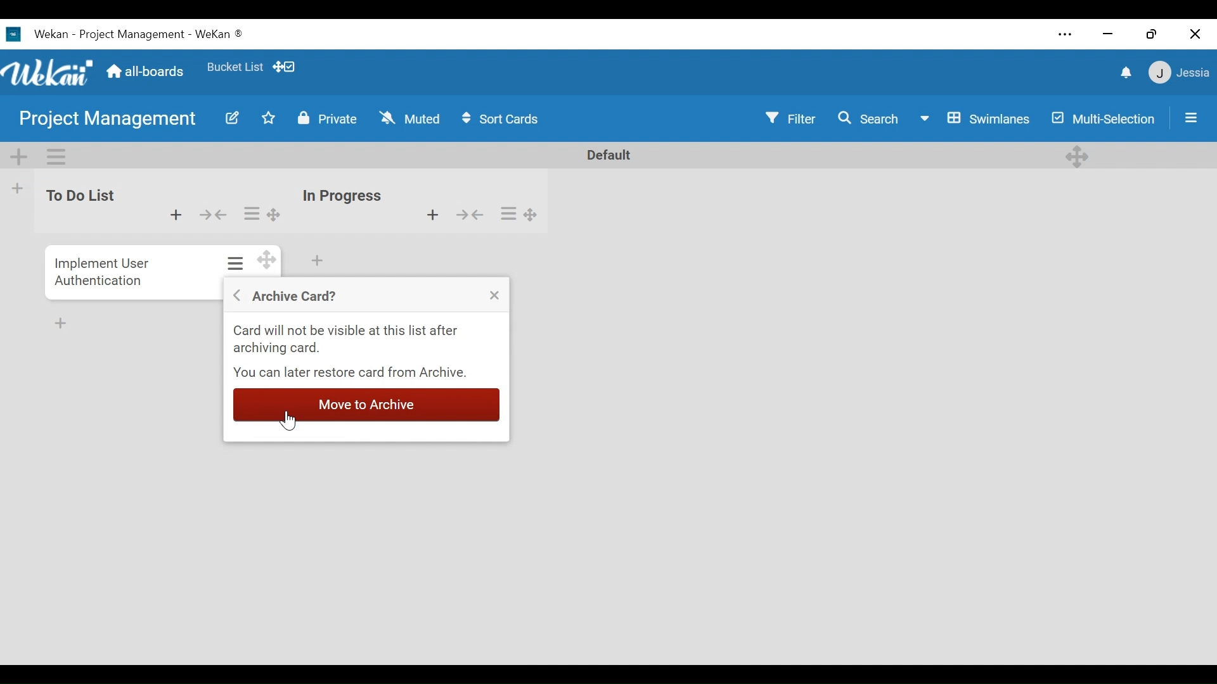  I want to click on Archive Card, so click(292, 296).